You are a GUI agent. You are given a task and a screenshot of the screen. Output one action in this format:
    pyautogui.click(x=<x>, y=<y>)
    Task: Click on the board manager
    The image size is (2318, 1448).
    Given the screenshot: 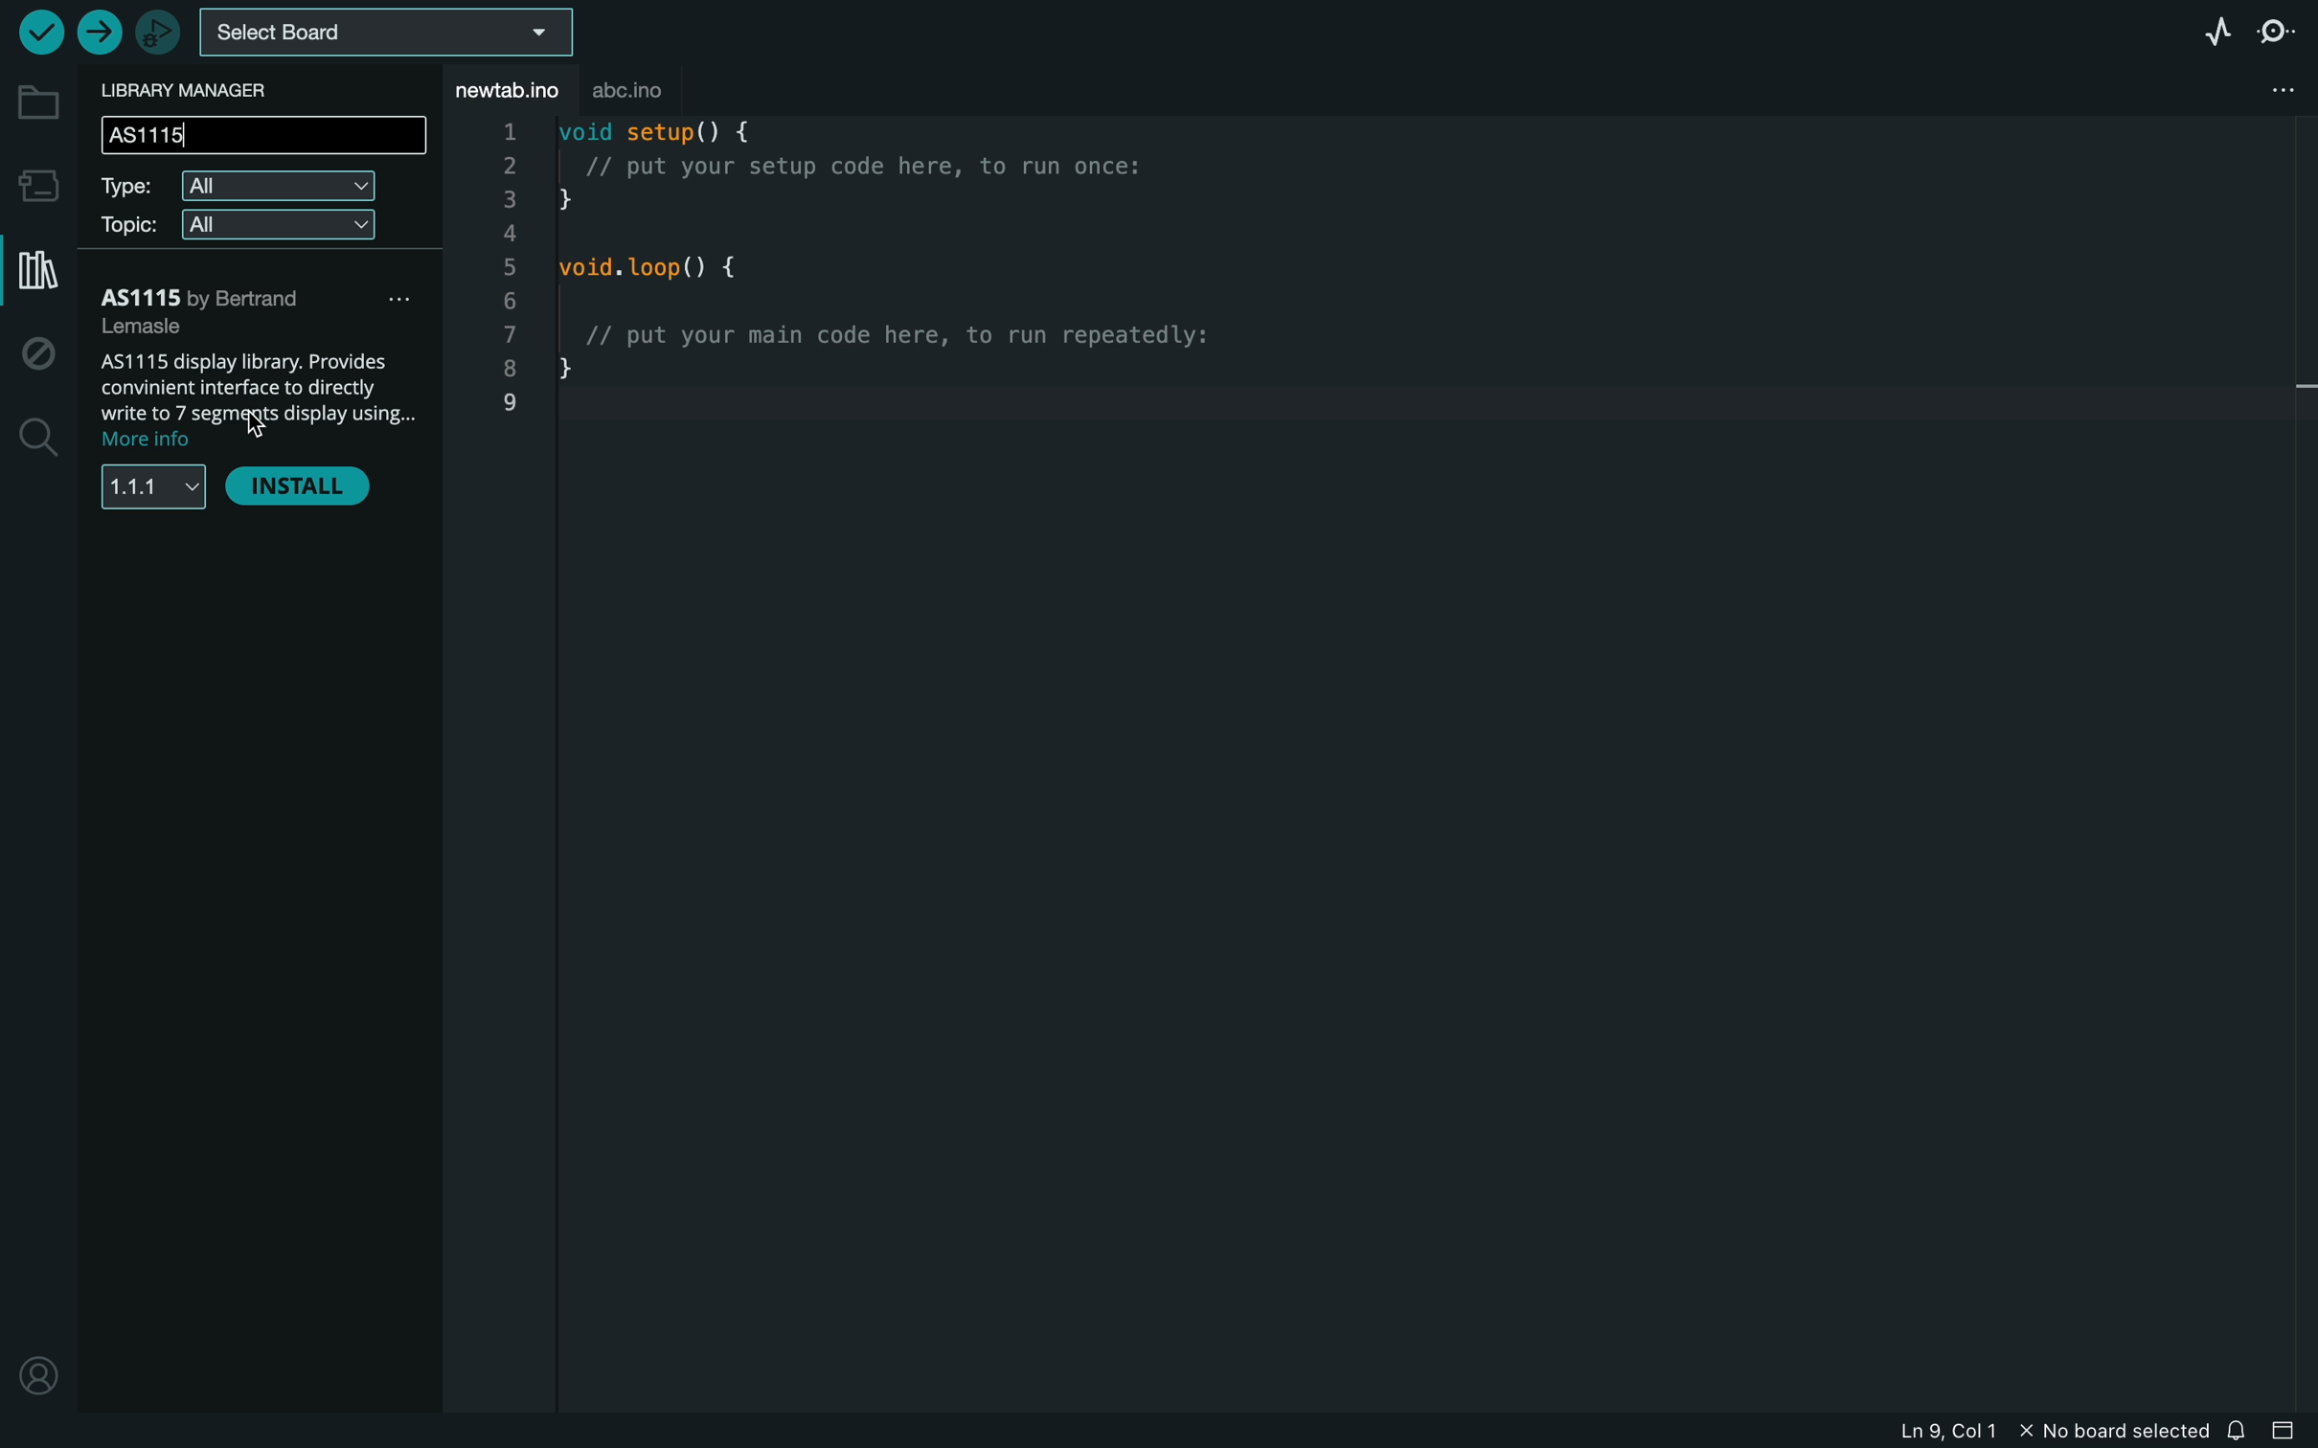 What is the action you would take?
    pyautogui.click(x=38, y=185)
    